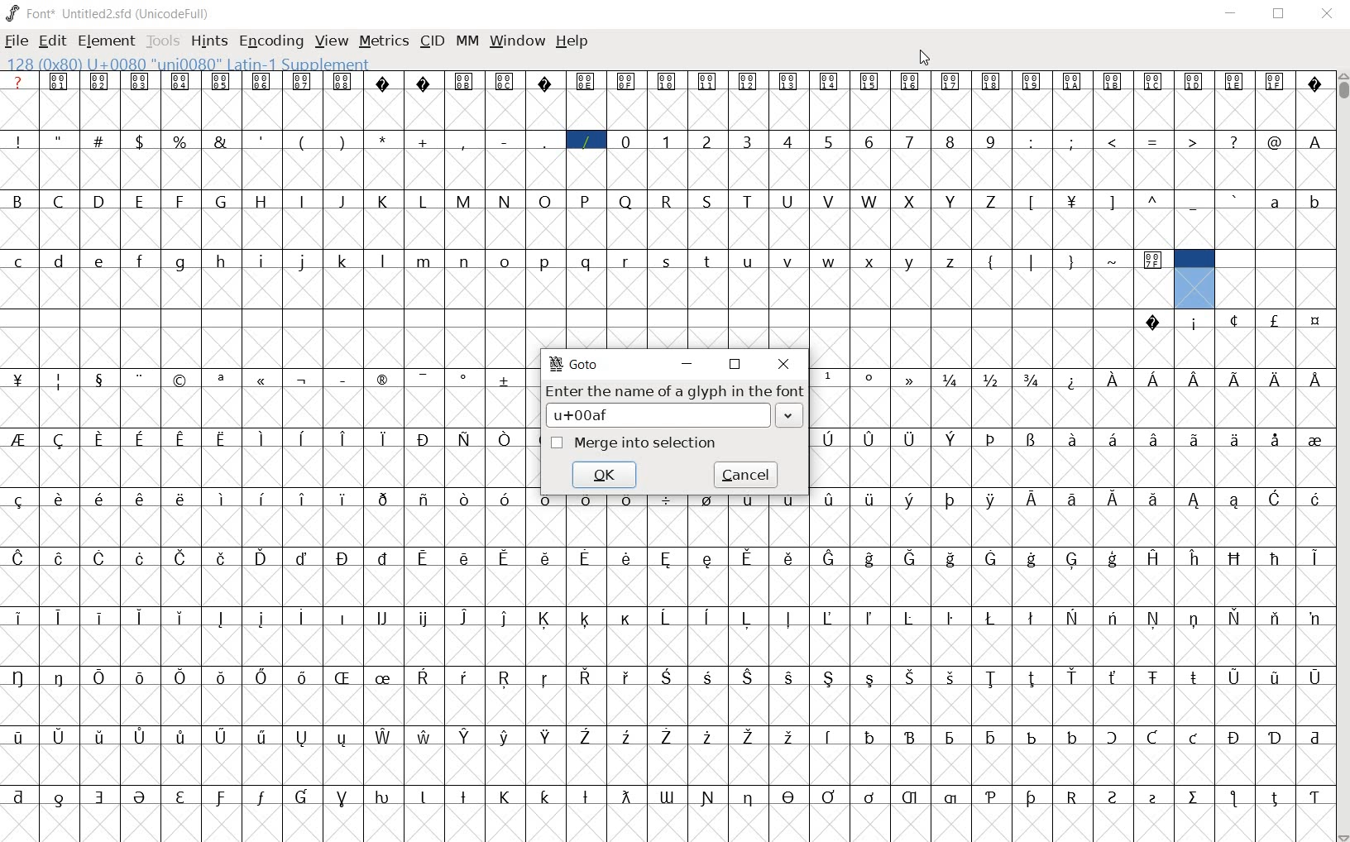 The height and width of the screenshot is (842, 1350). I want to click on Symbol, so click(1275, 497).